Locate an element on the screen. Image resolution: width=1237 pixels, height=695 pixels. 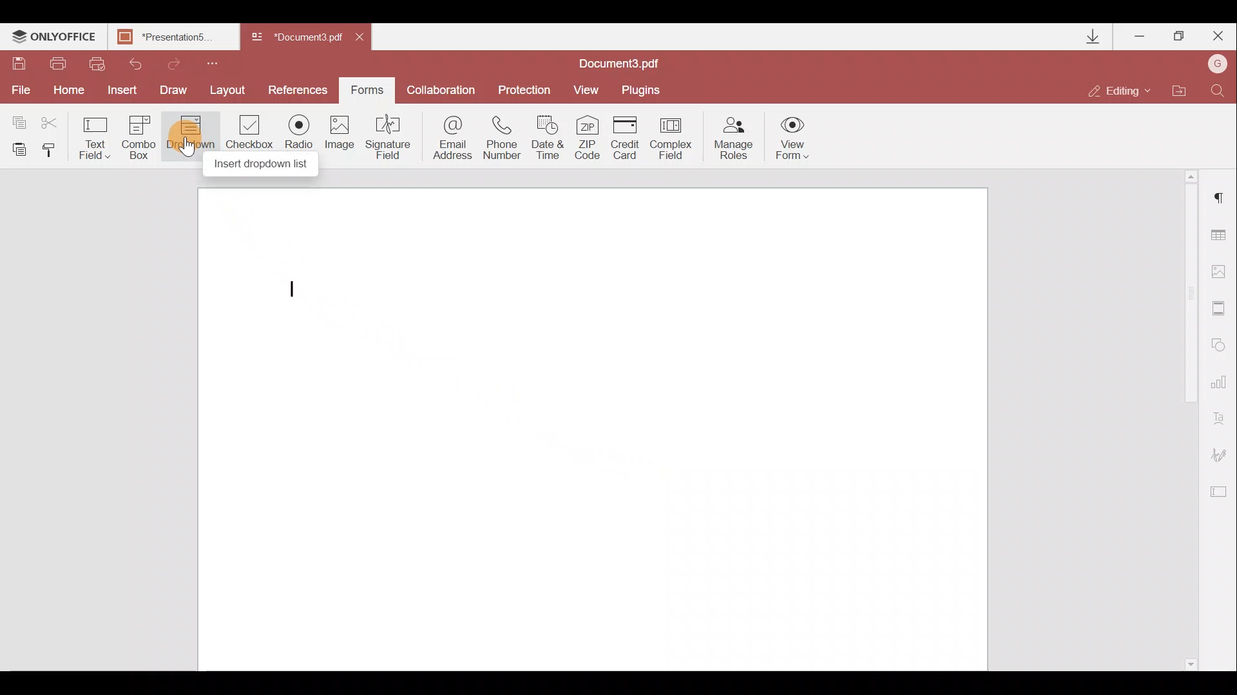
Forms is located at coordinates (367, 90).